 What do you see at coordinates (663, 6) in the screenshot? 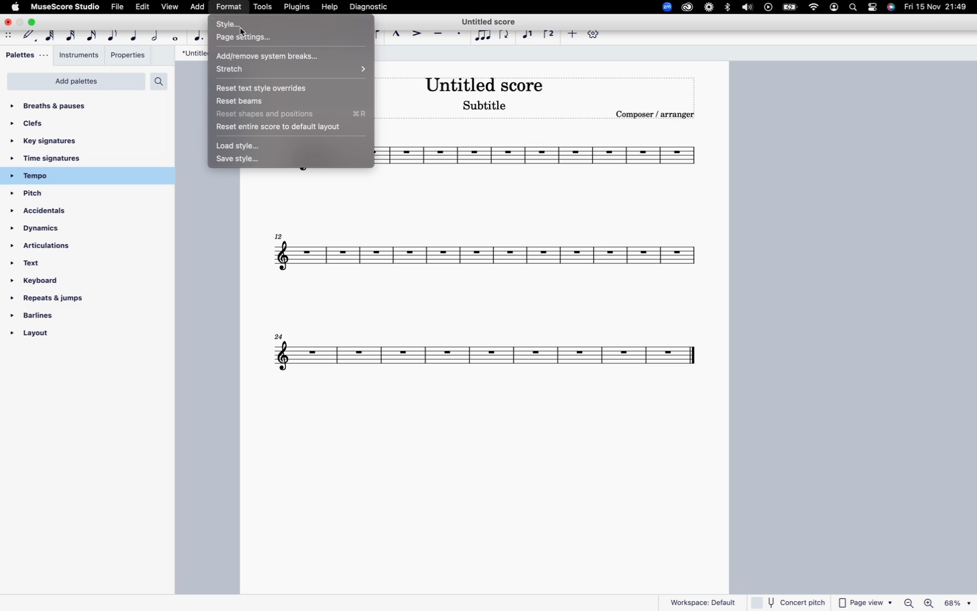
I see `zoom` at bounding box center [663, 6].